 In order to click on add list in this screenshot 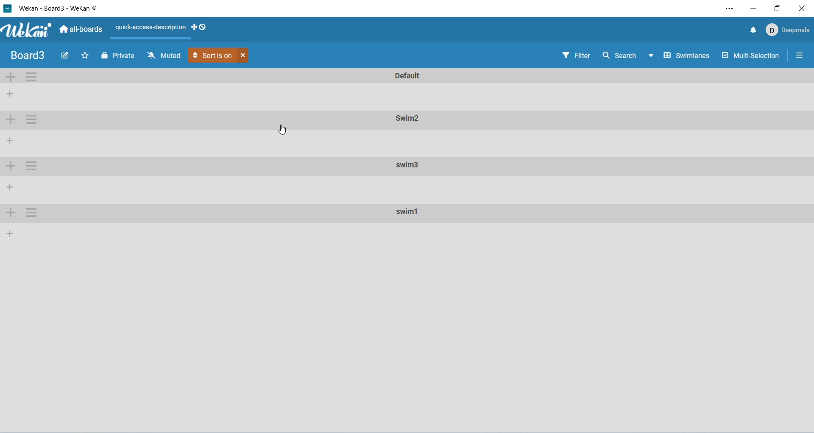, I will do `click(11, 92)`.